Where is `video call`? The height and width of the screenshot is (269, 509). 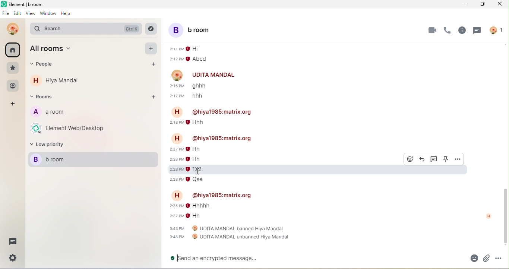 video call is located at coordinates (431, 30).